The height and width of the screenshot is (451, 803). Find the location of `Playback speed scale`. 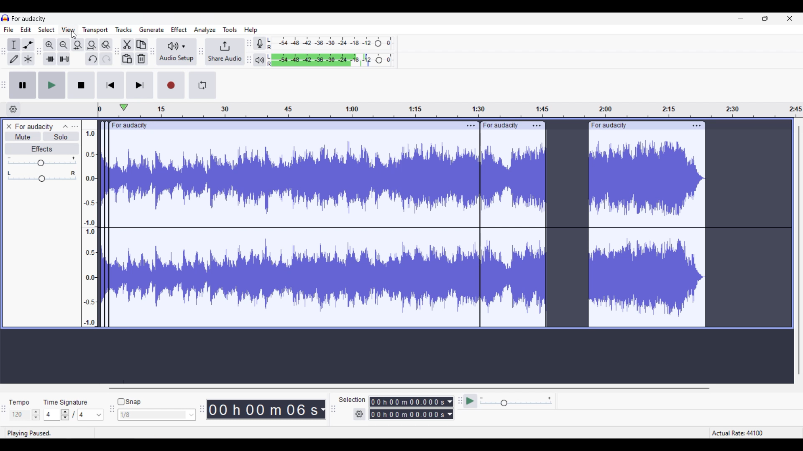

Playback speed scale is located at coordinates (517, 402).